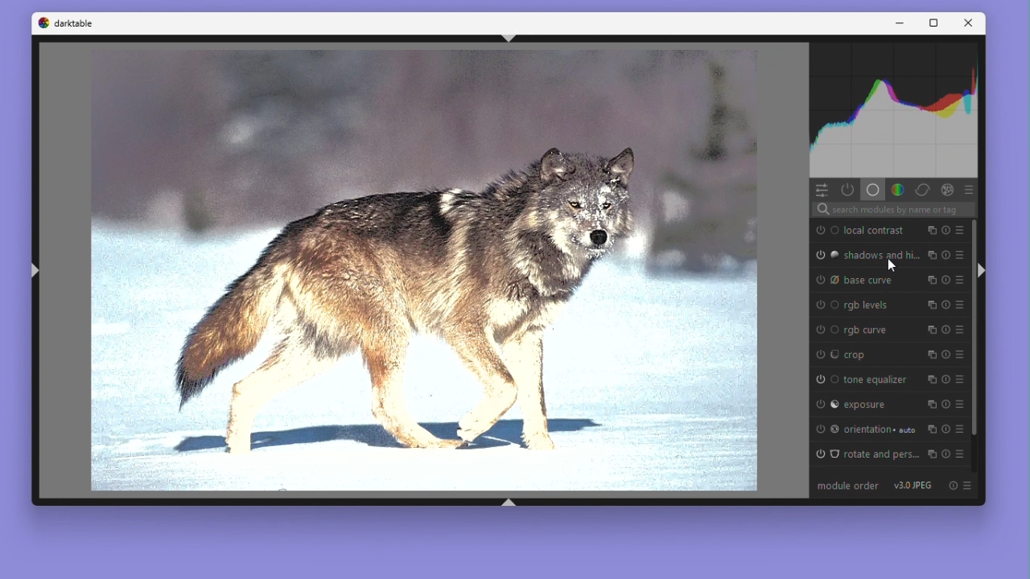 The height and width of the screenshot is (579, 1030). What do you see at coordinates (960, 255) in the screenshot?
I see `presets` at bounding box center [960, 255].